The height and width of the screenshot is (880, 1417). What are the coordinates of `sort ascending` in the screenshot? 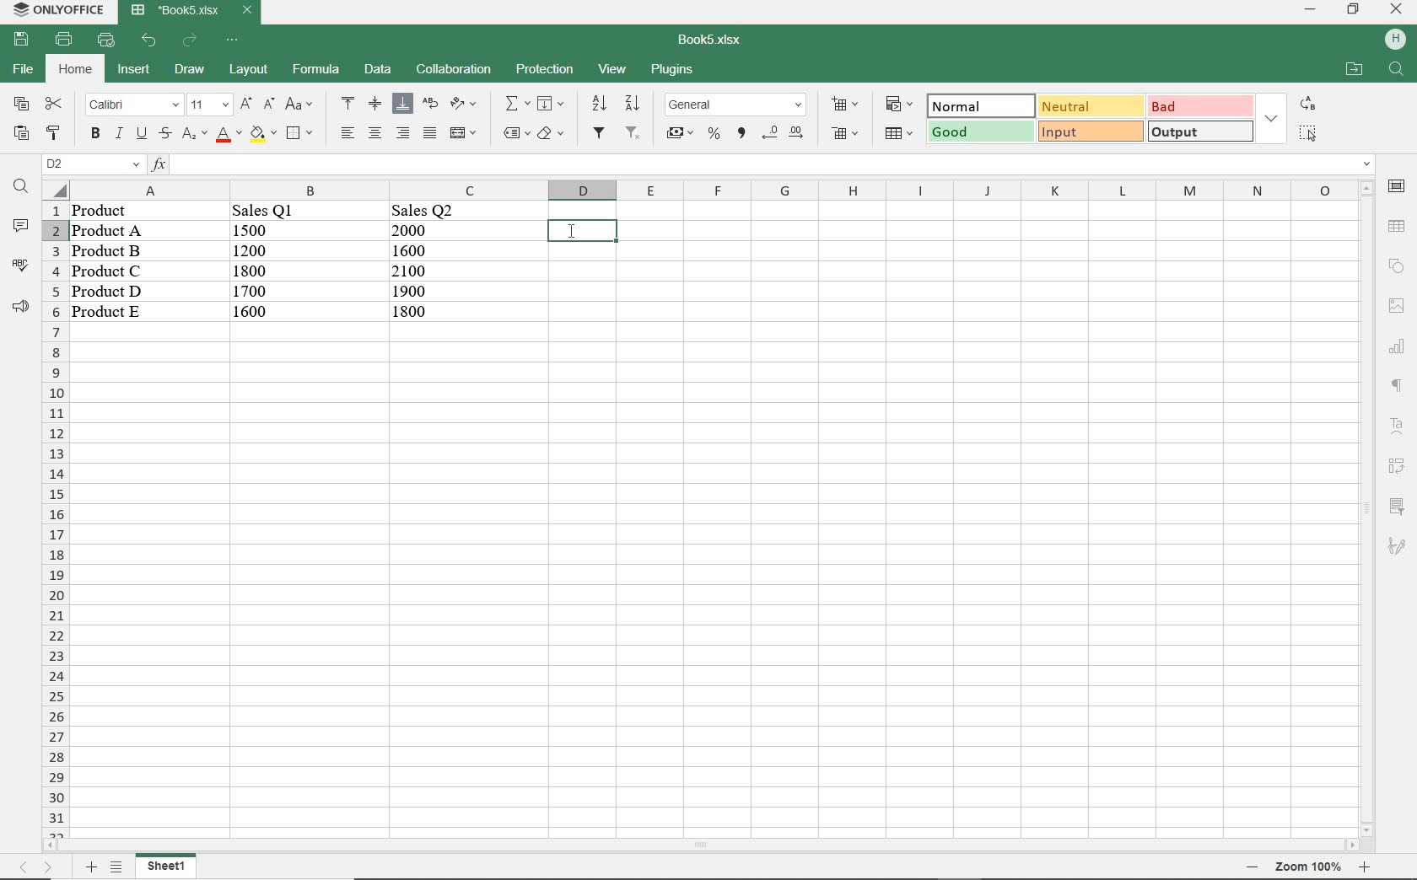 It's located at (599, 104).